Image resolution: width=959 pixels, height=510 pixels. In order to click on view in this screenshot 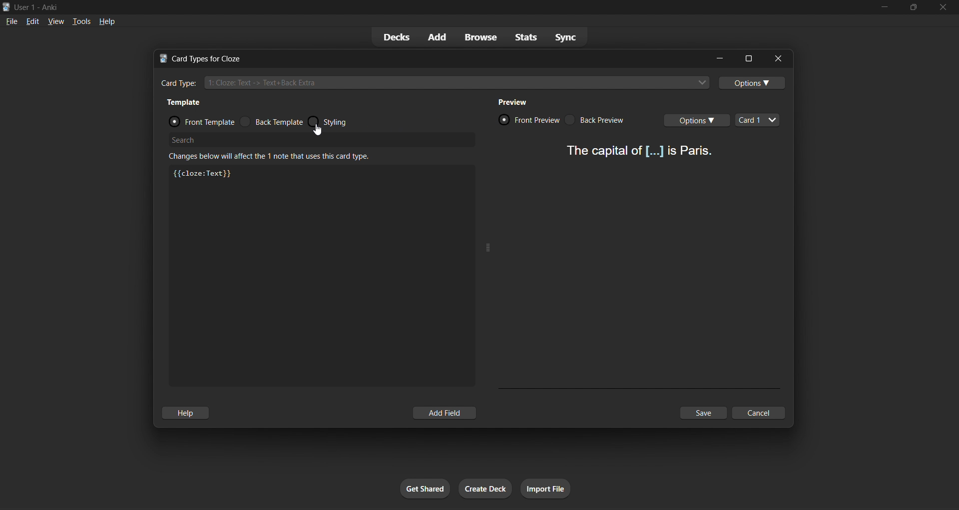, I will do `click(56, 20)`.